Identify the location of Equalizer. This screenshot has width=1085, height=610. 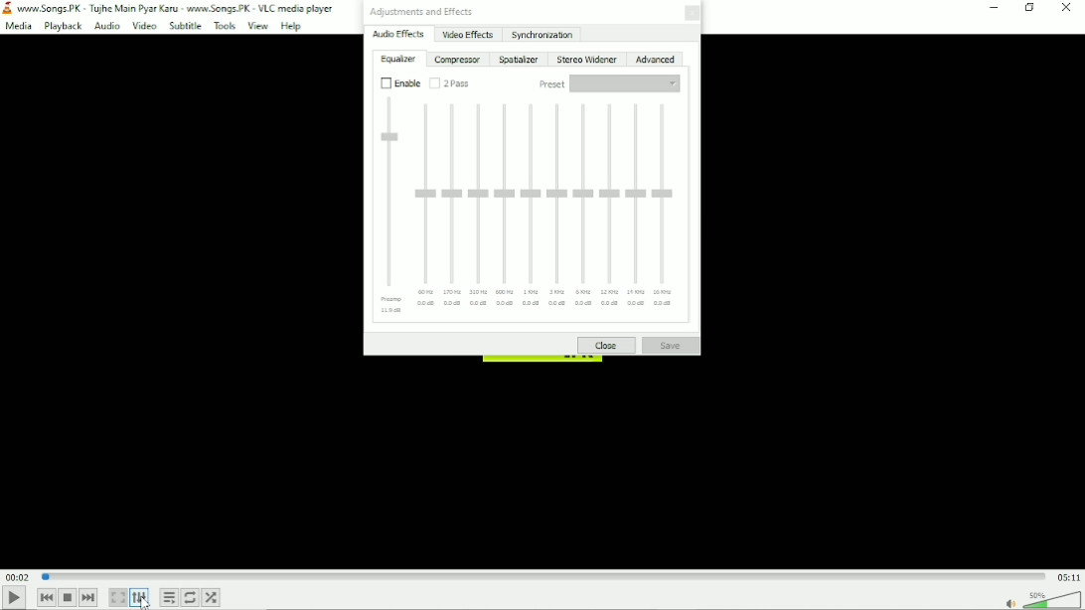
(529, 207).